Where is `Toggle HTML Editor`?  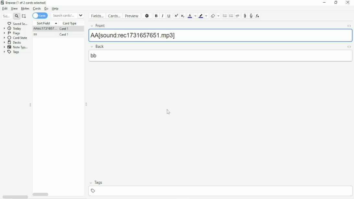 Toggle HTML Editor is located at coordinates (348, 26).